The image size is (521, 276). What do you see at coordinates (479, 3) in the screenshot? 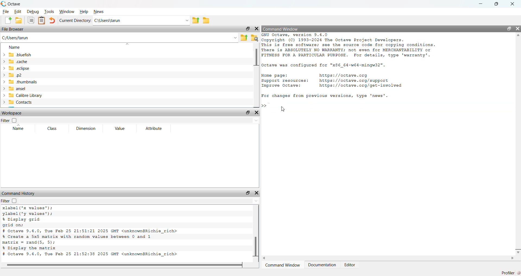
I see `minimise` at bounding box center [479, 3].